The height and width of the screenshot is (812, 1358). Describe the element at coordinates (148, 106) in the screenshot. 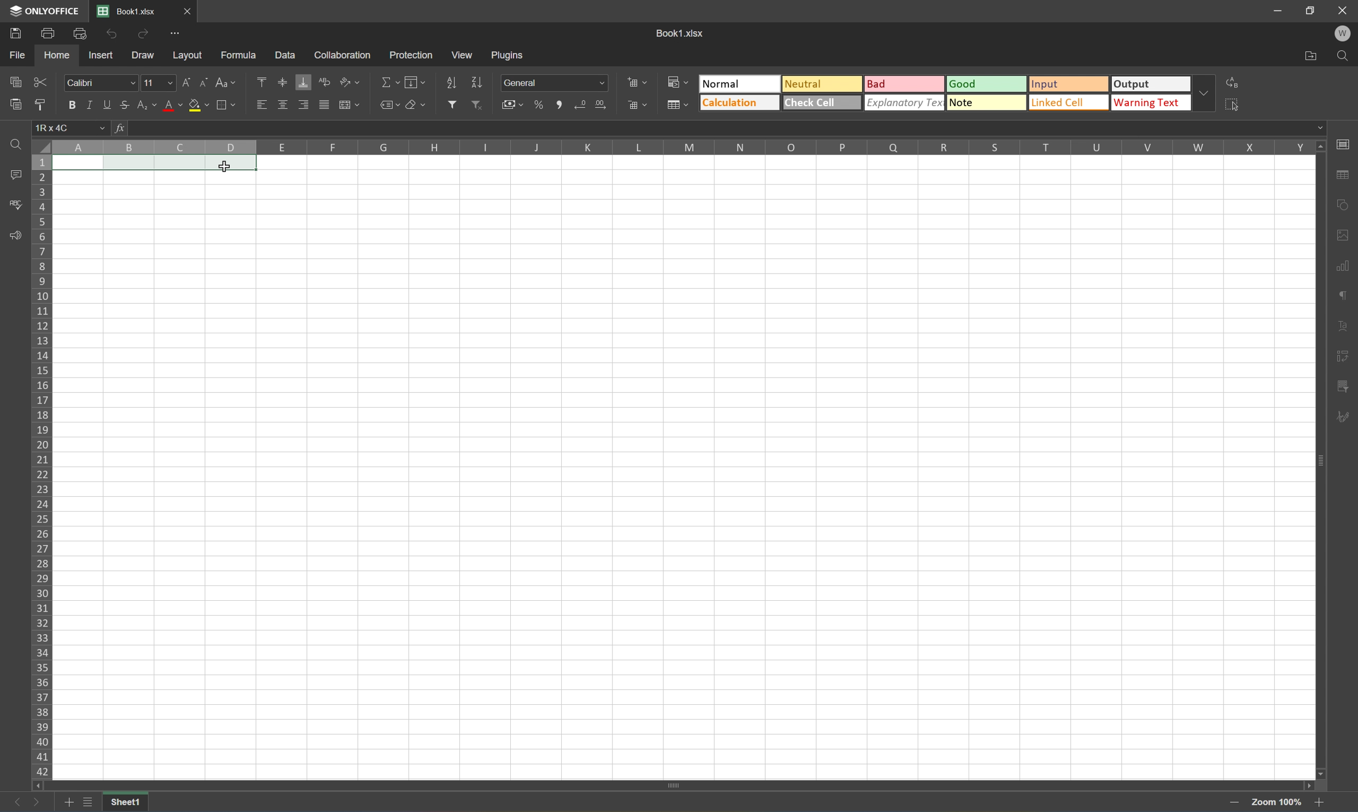

I see `Subscript` at that location.